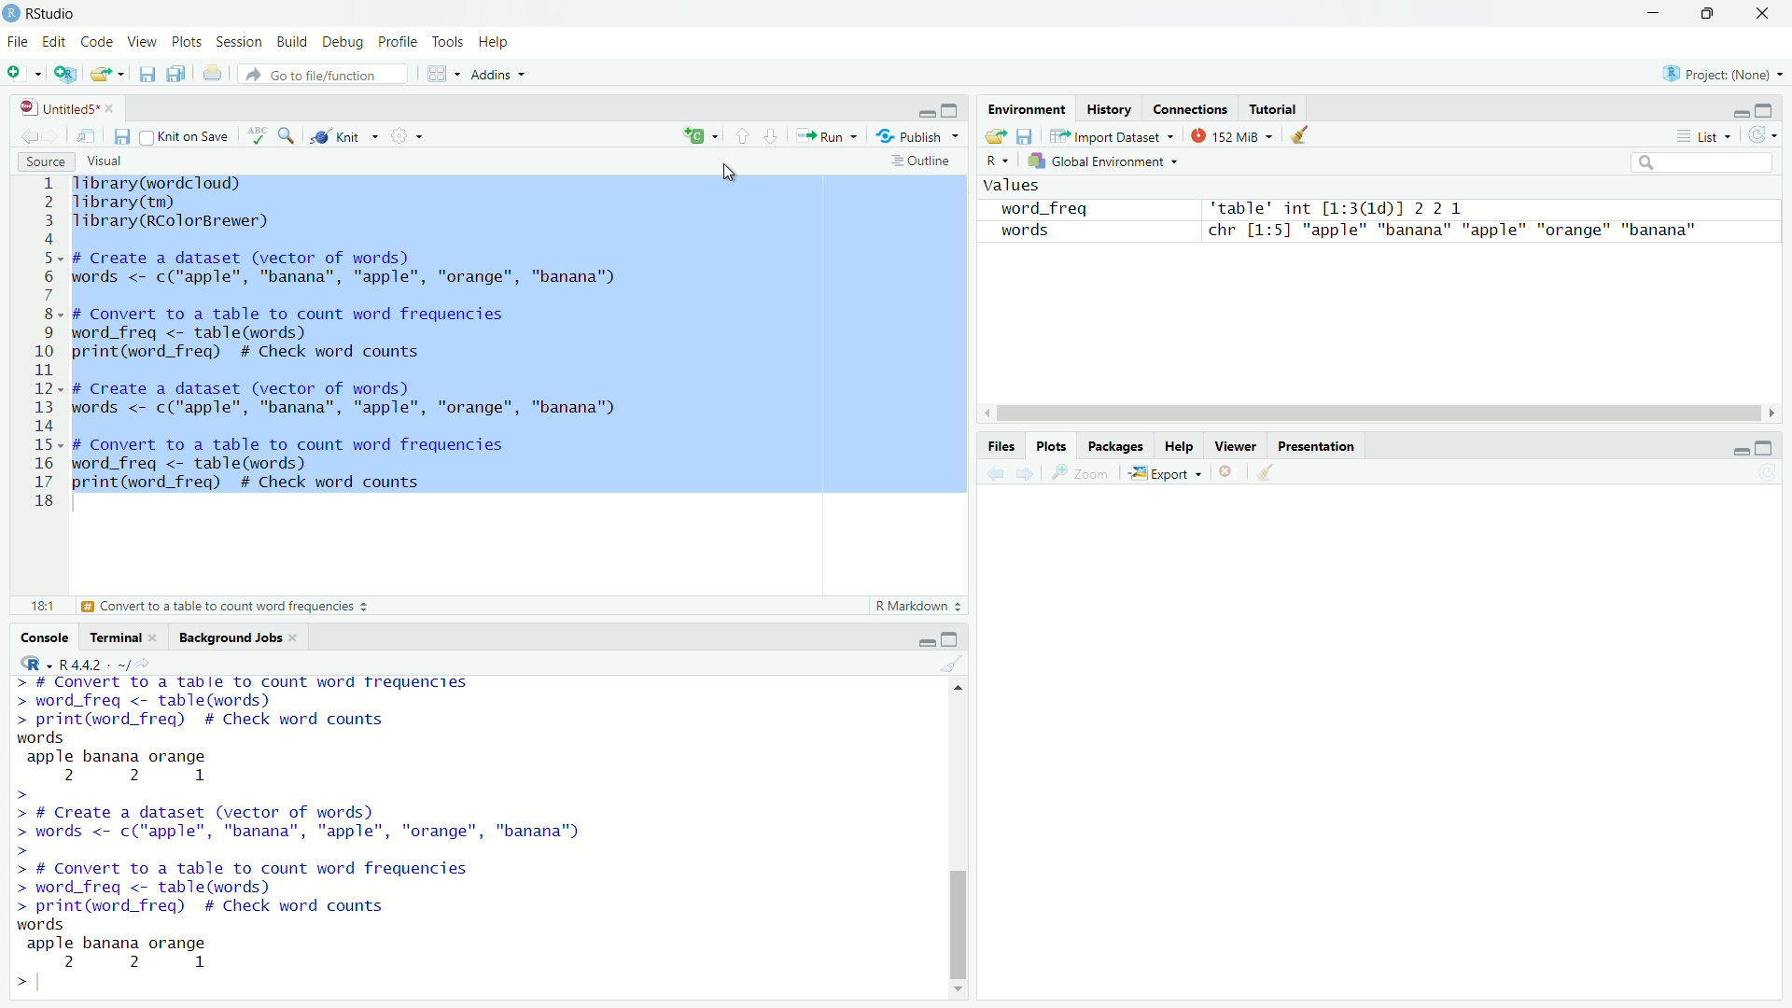  I want to click on Rstudio, so click(43, 12).